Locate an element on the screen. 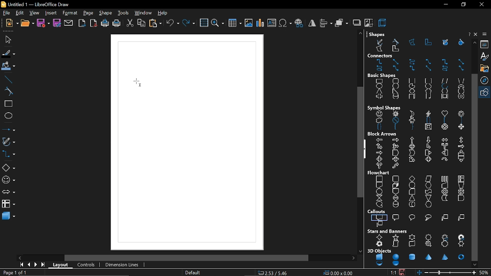  pentagon is located at coordinates (428, 91).